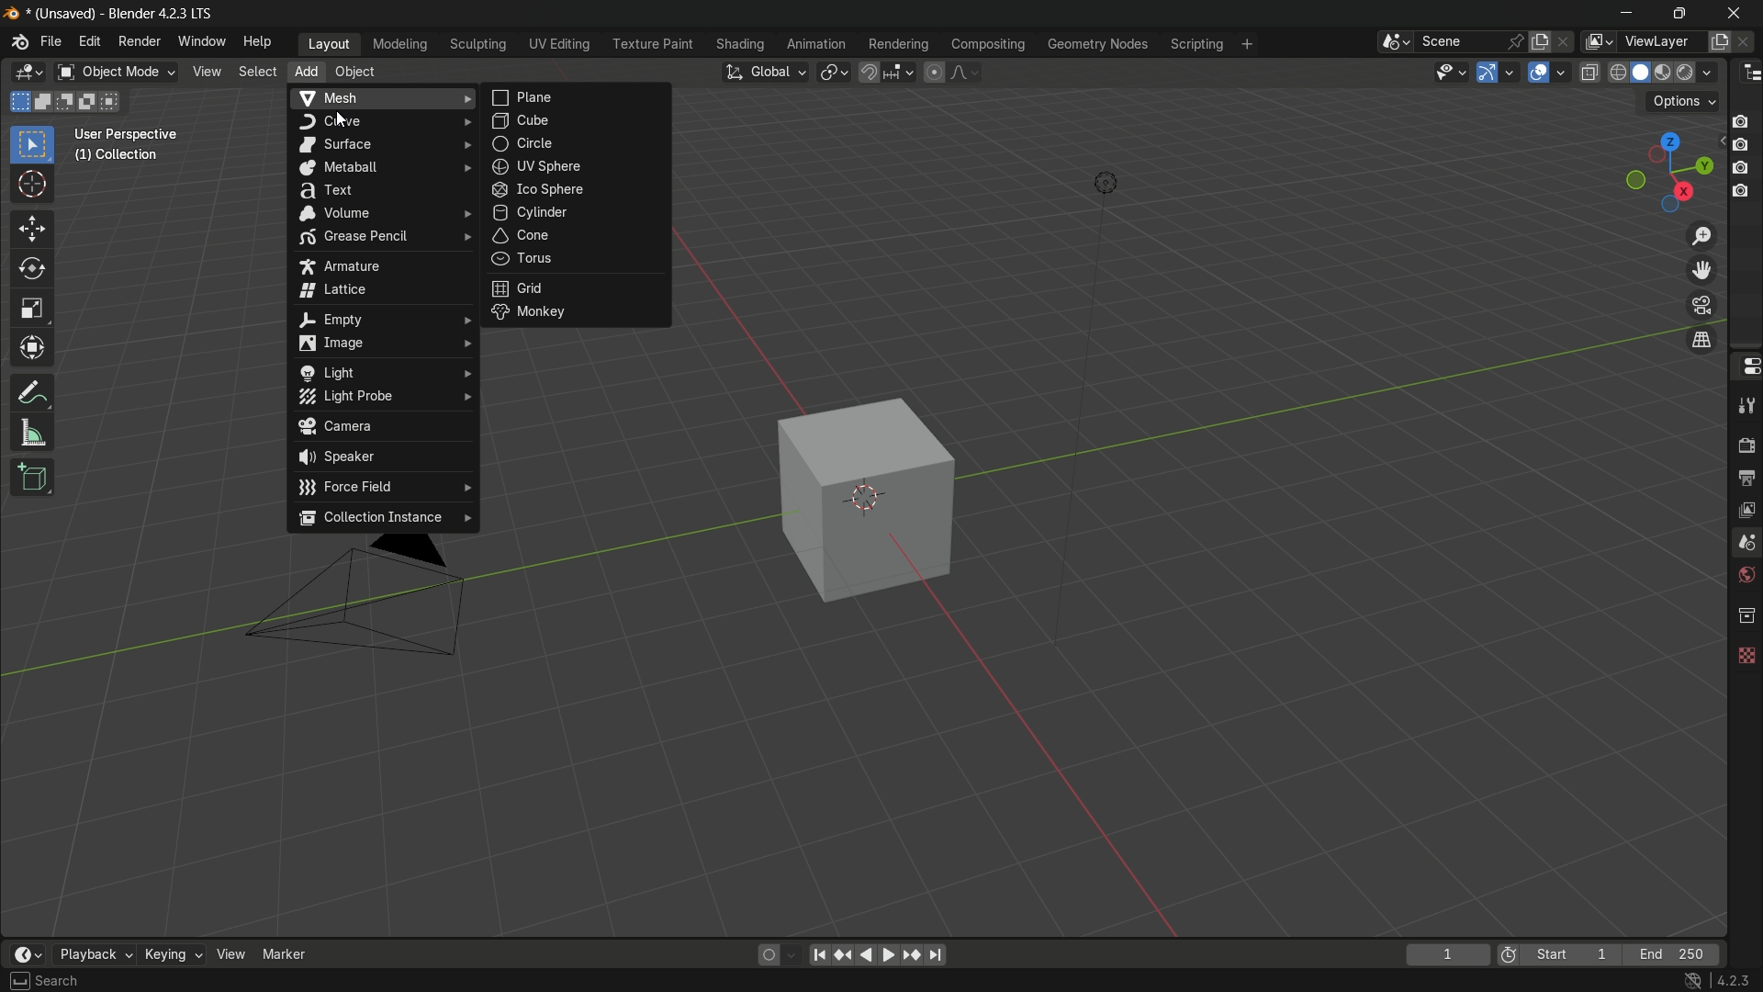  Describe the element at coordinates (577, 166) in the screenshot. I see `uv sphere` at that location.